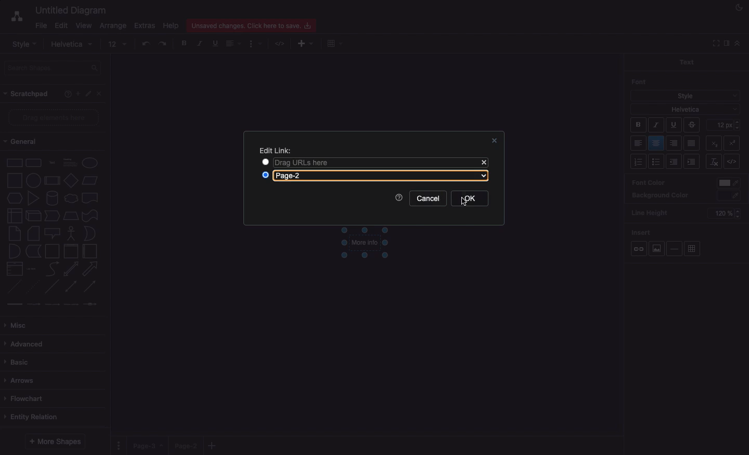  What do you see at coordinates (639, 144) in the screenshot?
I see `Left aligned` at bounding box center [639, 144].